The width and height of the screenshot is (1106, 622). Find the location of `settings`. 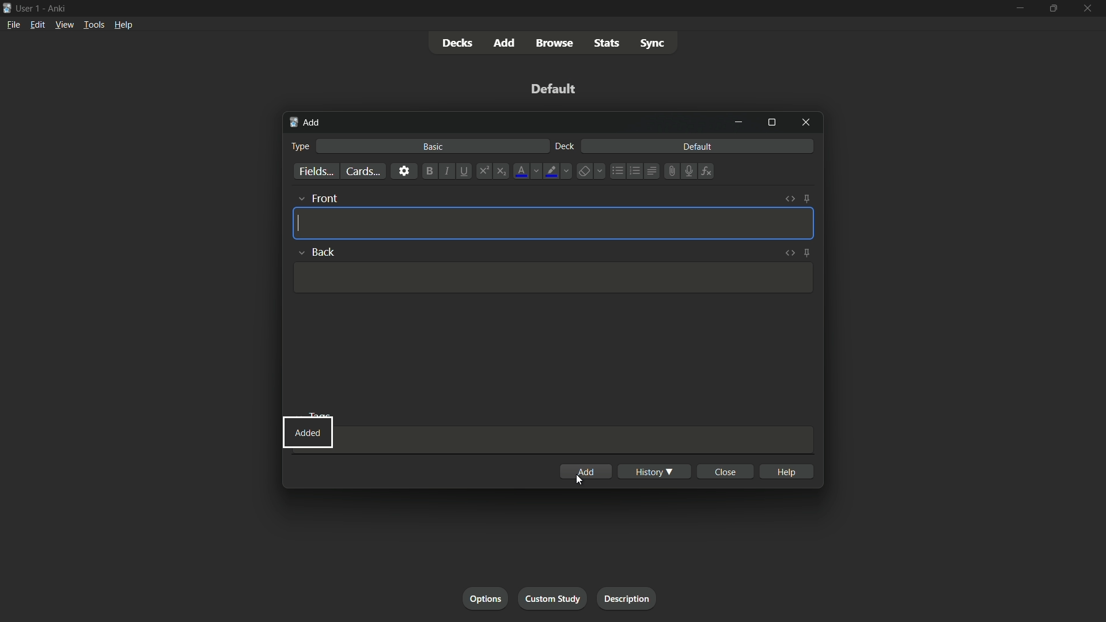

settings is located at coordinates (403, 171).